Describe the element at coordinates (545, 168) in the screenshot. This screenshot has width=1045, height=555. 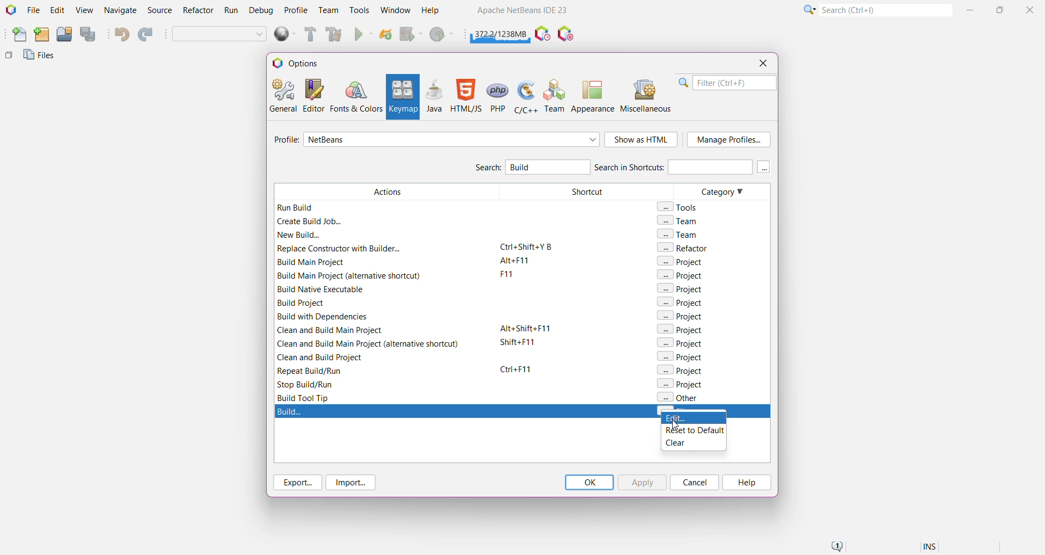
I see `Type 'Build' to search for Build Action` at that location.